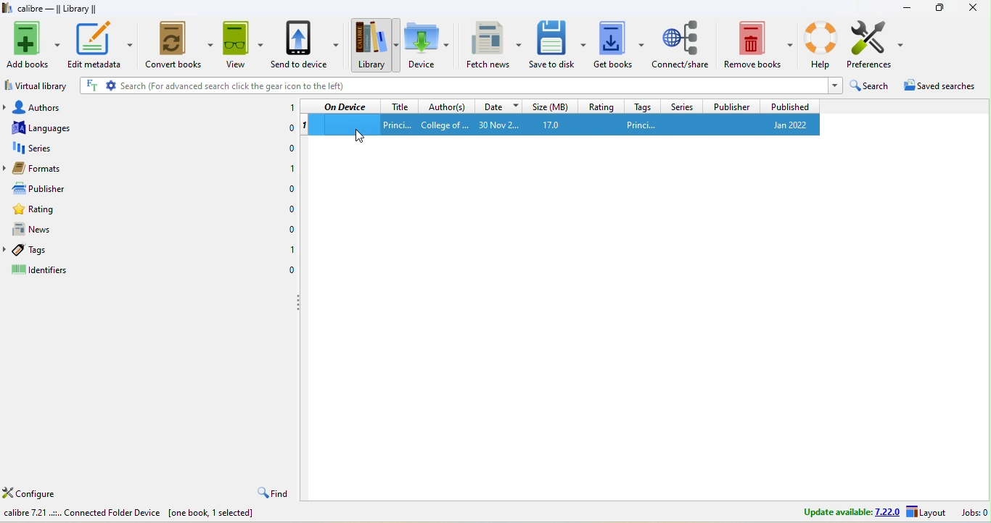 Image resolution: width=991 pixels, height=523 pixels. What do you see at coordinates (45, 168) in the screenshot?
I see `formats` at bounding box center [45, 168].